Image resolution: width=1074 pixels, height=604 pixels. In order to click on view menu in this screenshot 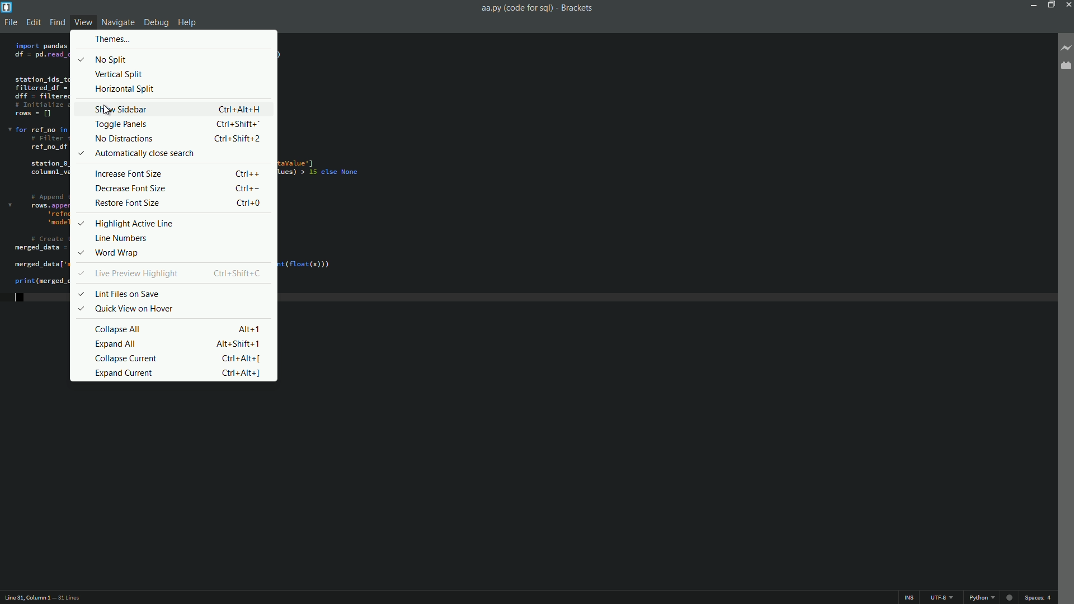, I will do `click(82, 22)`.